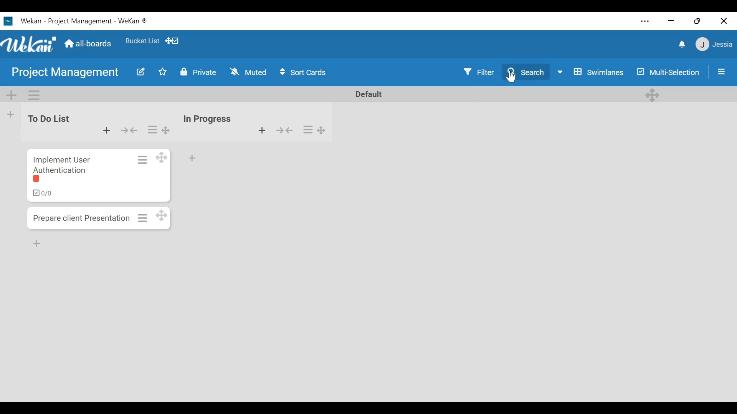  What do you see at coordinates (198, 73) in the screenshot?
I see `Private` at bounding box center [198, 73].